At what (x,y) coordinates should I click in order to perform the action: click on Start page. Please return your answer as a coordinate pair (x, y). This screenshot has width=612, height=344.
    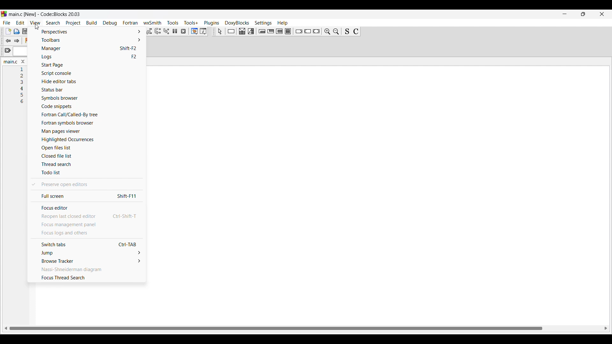
    Looking at the image, I should click on (88, 65).